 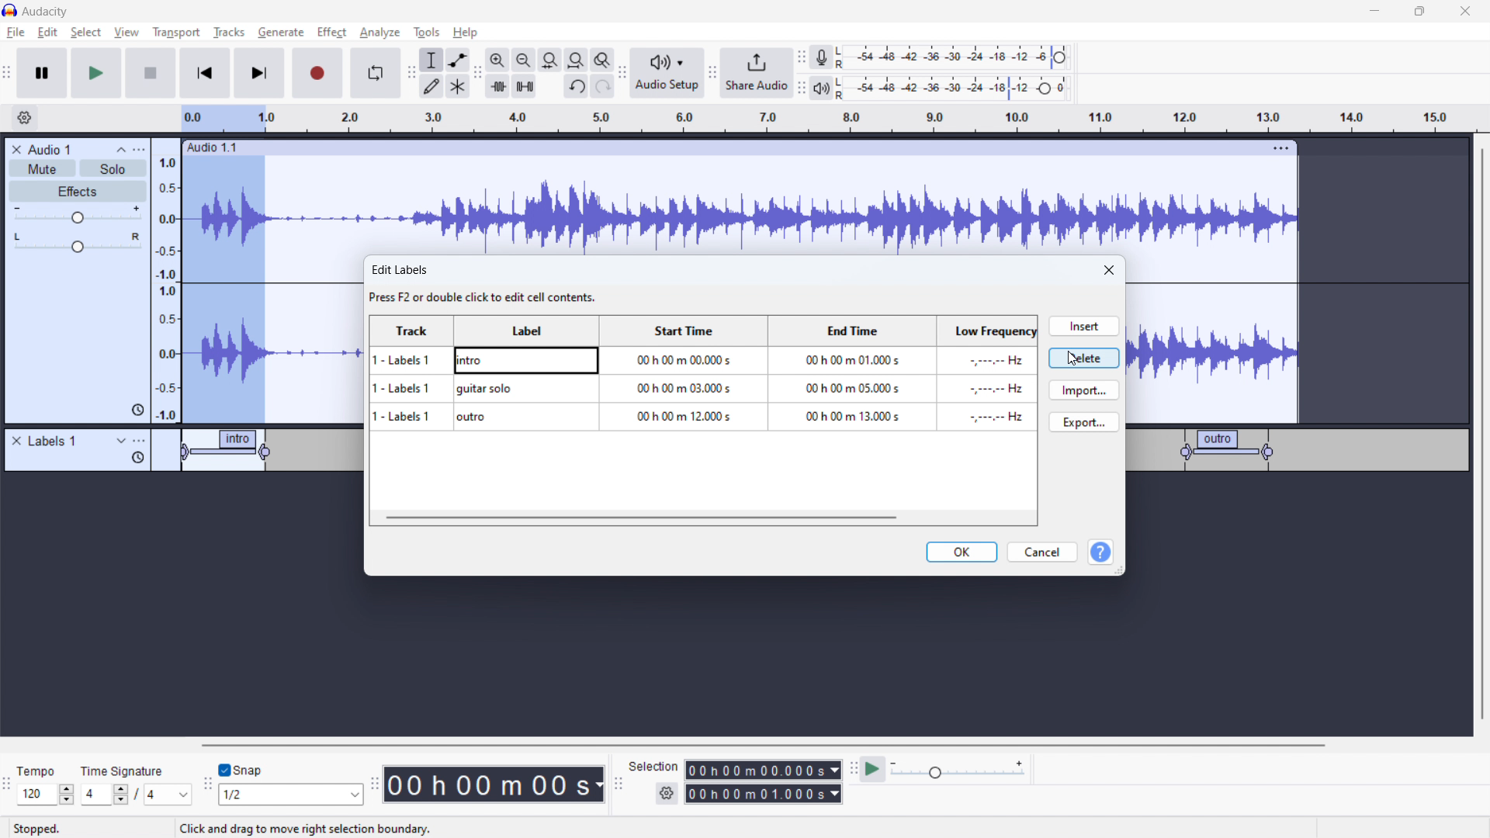 I want to click on selection tool, so click(x=431, y=60).